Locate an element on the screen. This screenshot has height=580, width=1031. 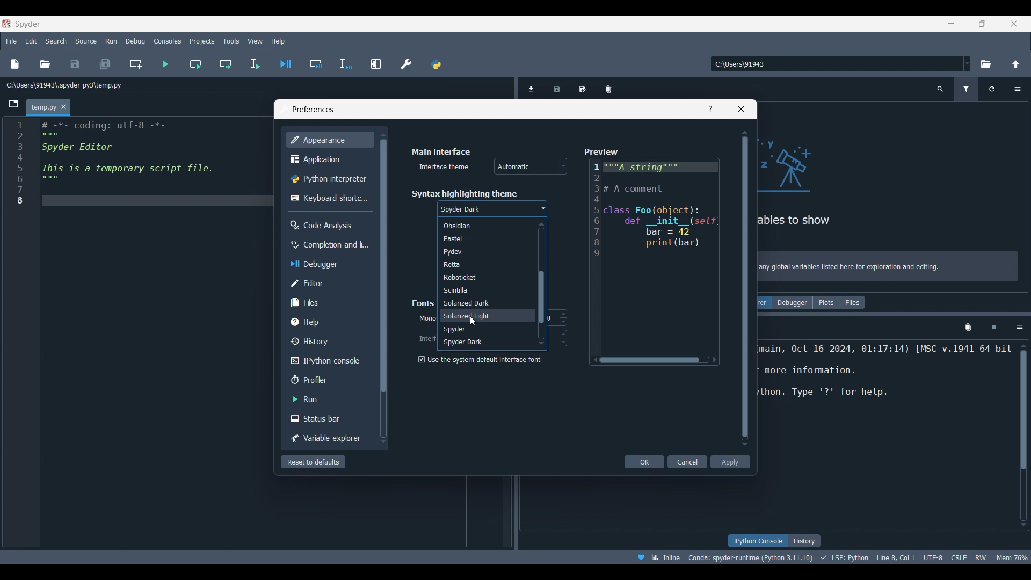
Status bar is located at coordinates (328, 418).